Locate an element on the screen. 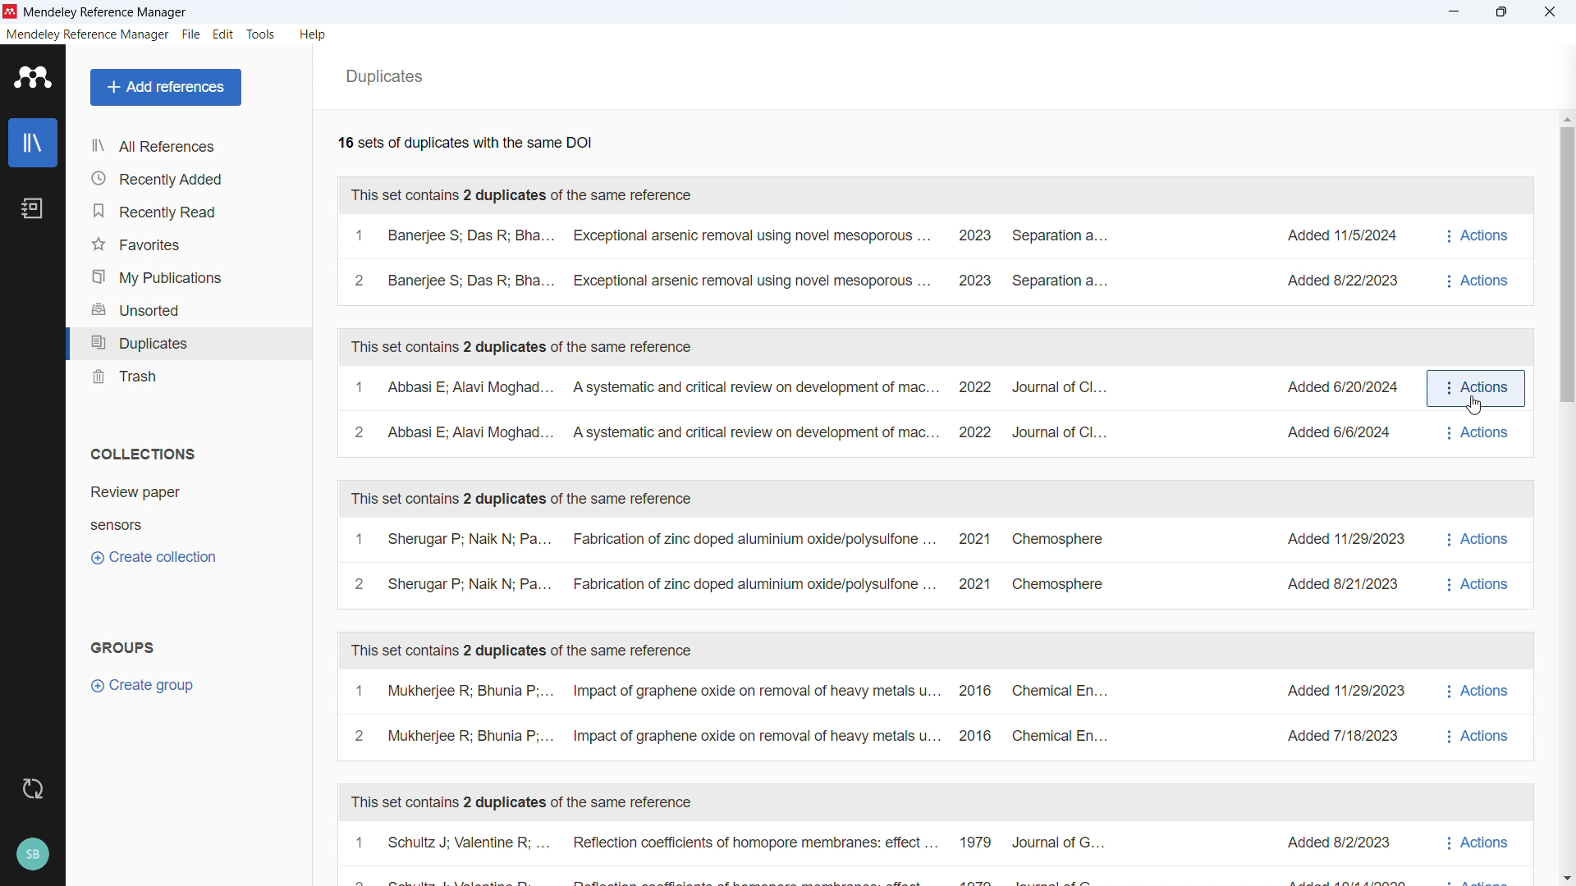 This screenshot has width=1576, height=886. Add references is located at coordinates (167, 88).